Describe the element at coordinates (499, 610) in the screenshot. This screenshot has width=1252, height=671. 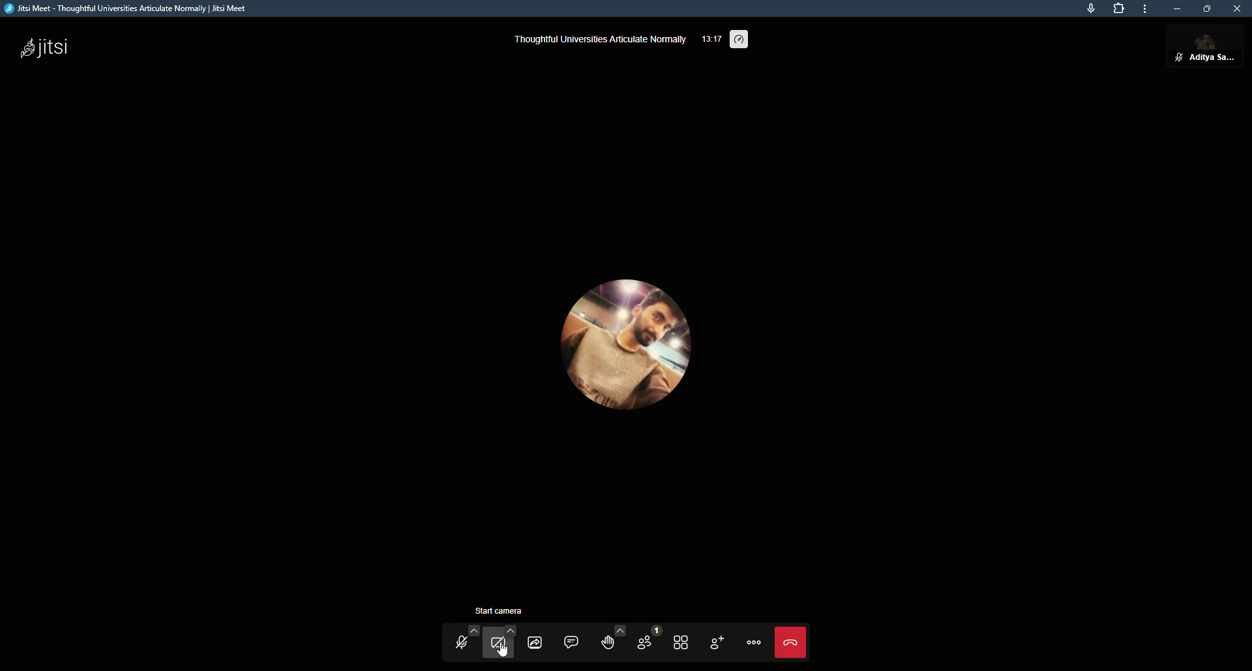
I see `start camera` at that location.